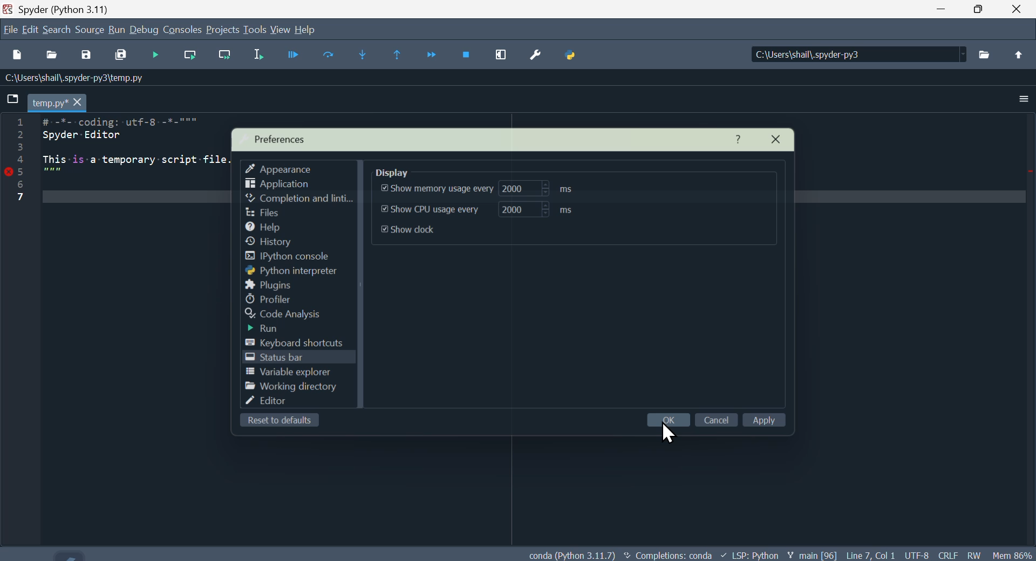 The image size is (1036, 561). Describe the element at coordinates (297, 198) in the screenshot. I see `Completion and` at that location.